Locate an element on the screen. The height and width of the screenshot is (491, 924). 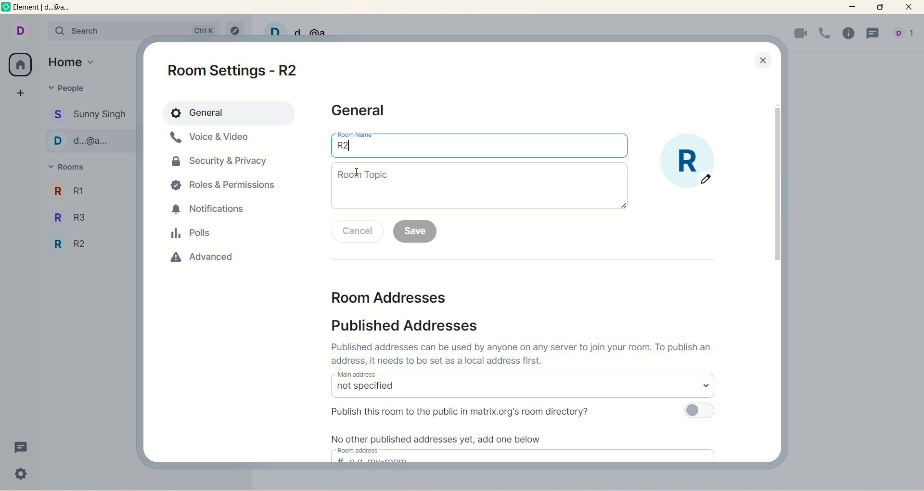
toggle is located at coordinates (698, 411).